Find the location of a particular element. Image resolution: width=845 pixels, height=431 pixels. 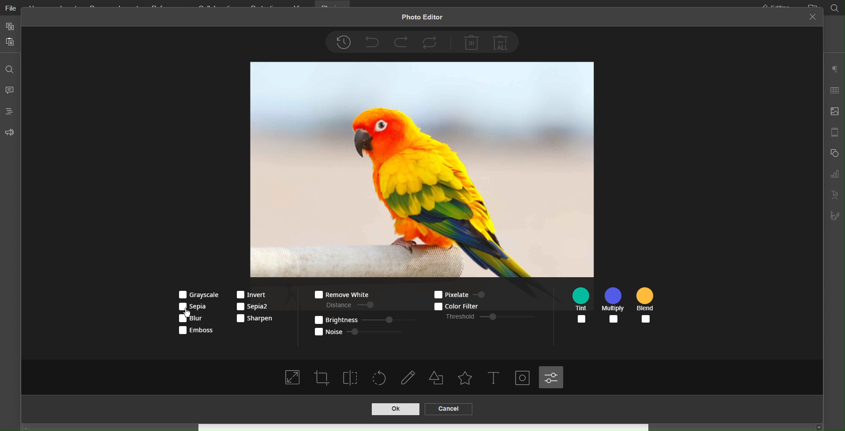

Text is located at coordinates (495, 379).